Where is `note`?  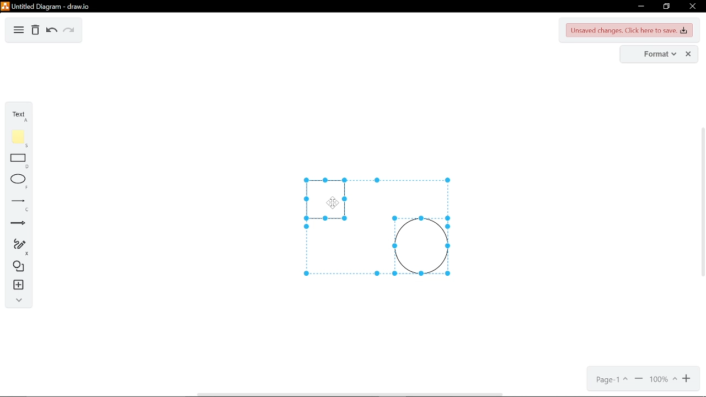 note is located at coordinates (17, 139).